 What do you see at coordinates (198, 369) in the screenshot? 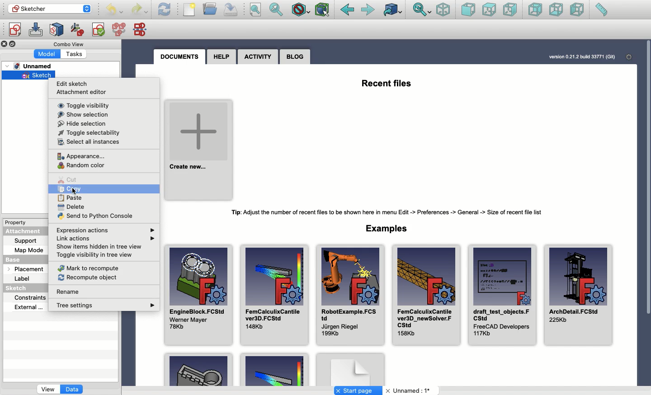
I see `Key Object` at bounding box center [198, 369].